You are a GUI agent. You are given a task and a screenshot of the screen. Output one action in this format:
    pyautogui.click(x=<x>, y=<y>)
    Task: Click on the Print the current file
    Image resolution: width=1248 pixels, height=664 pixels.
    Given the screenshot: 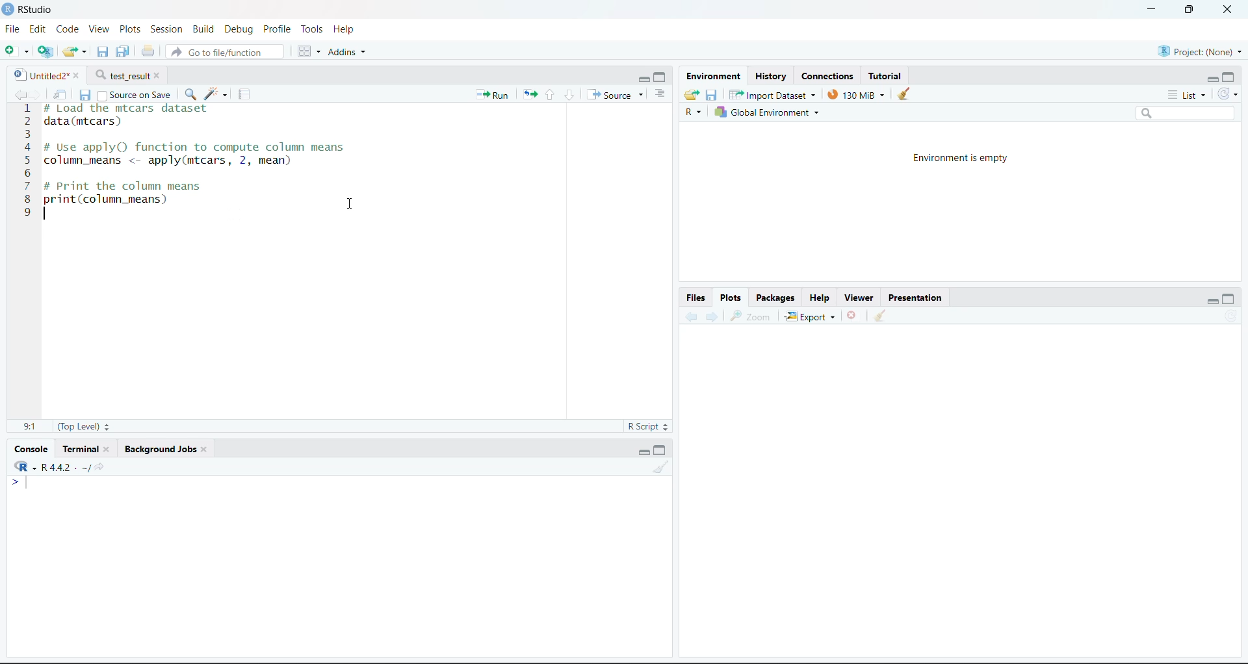 What is the action you would take?
    pyautogui.click(x=149, y=49)
    